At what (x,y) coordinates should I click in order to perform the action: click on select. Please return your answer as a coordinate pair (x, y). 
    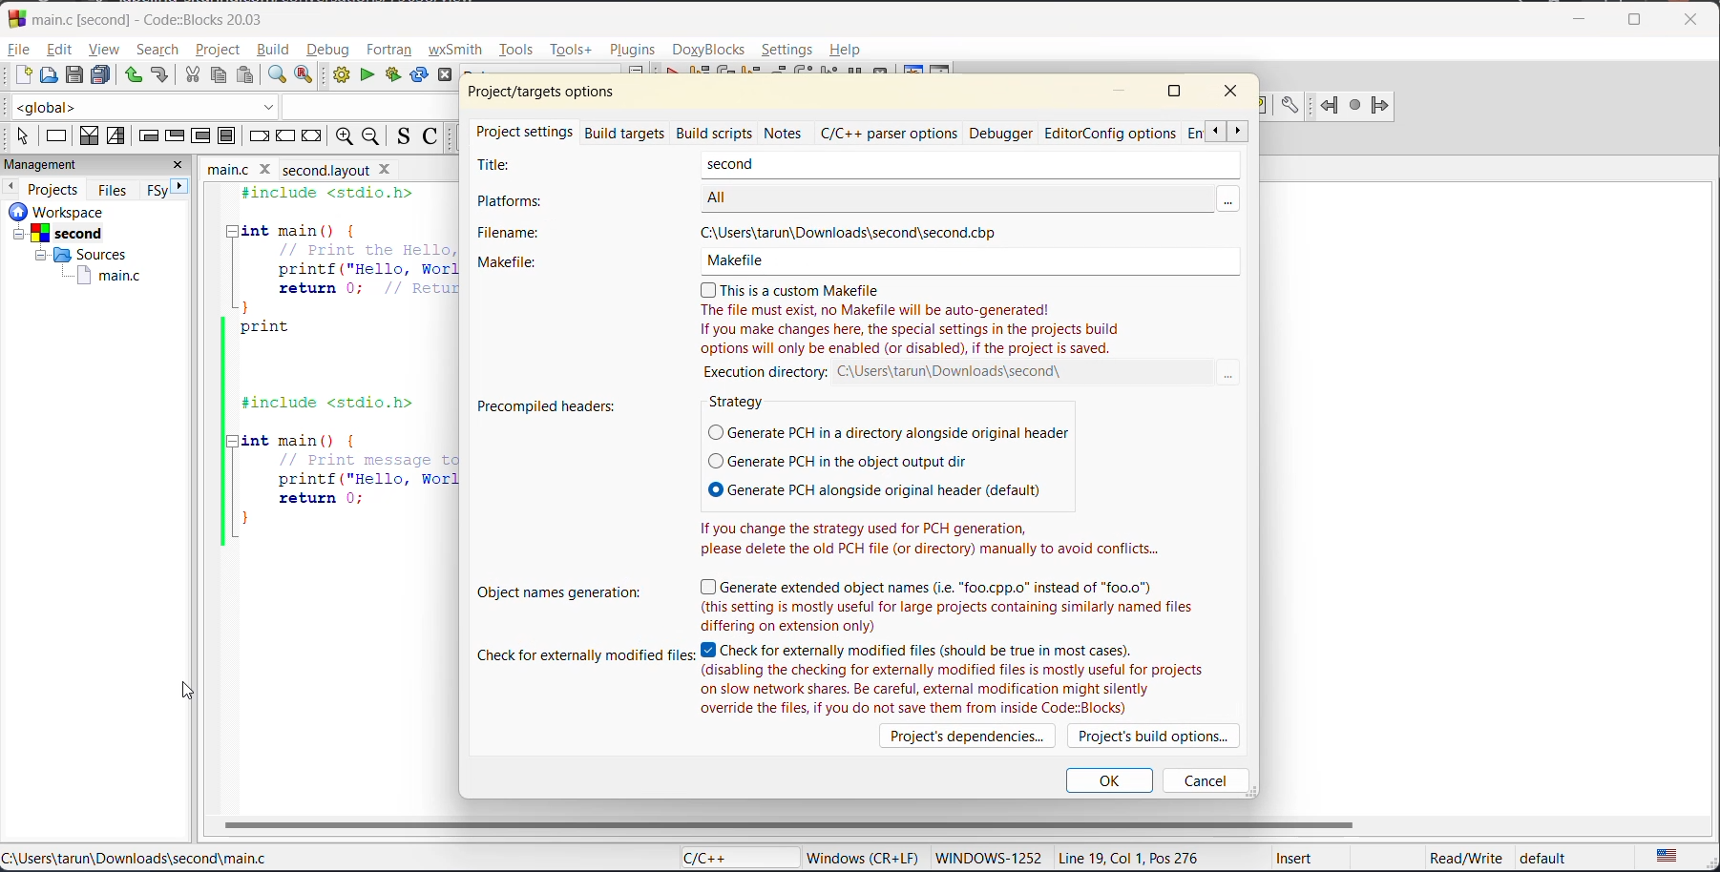
    Looking at the image, I should click on (24, 137).